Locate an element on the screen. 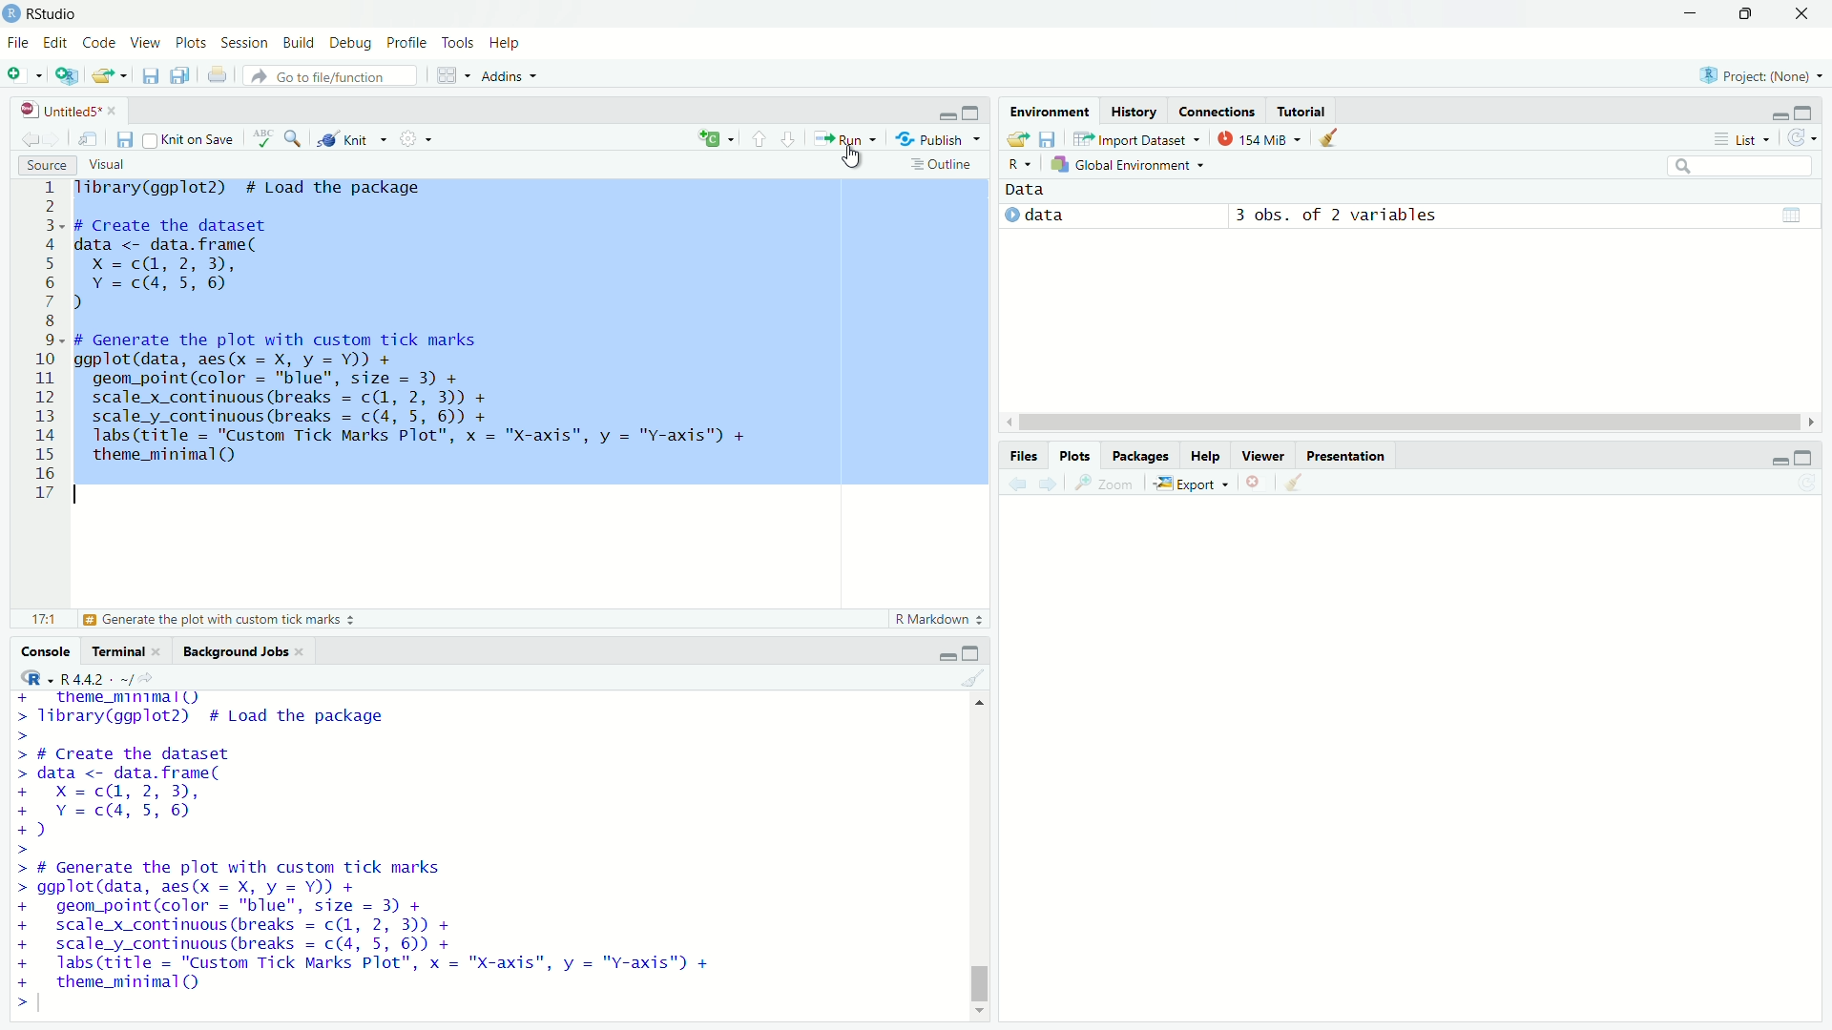  3 obs. of 2 variables is located at coordinates (1344, 216).